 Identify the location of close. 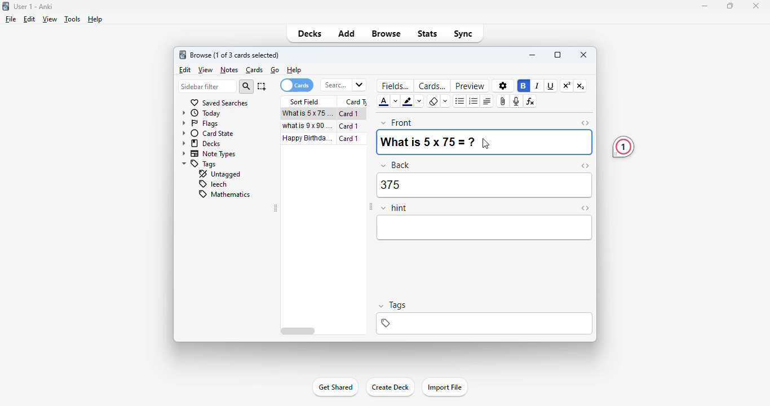
(583, 55).